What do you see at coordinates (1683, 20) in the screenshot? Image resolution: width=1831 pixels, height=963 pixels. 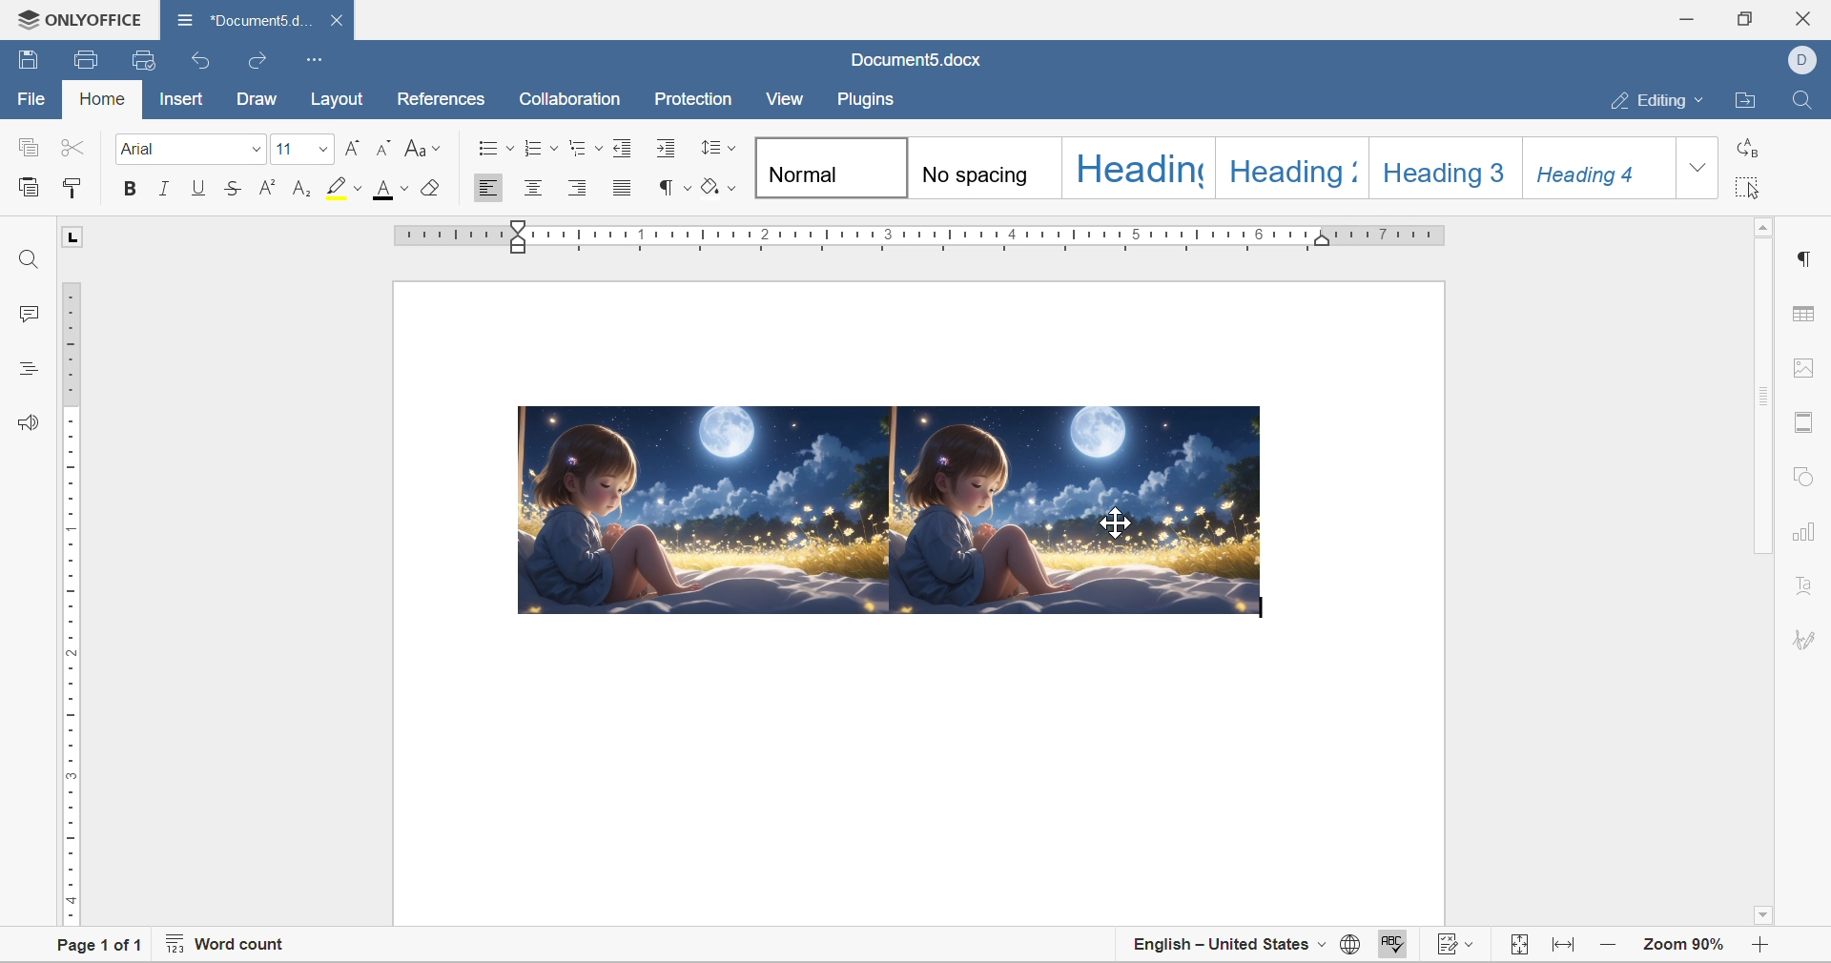 I see `minimize` at bounding box center [1683, 20].